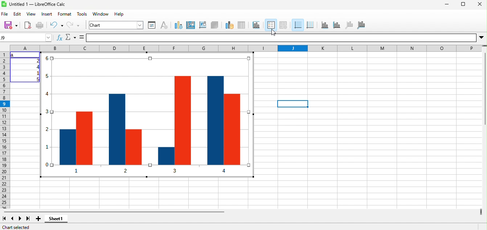 The image size is (487, 230). What do you see at coordinates (37, 79) in the screenshot?
I see `5` at bounding box center [37, 79].